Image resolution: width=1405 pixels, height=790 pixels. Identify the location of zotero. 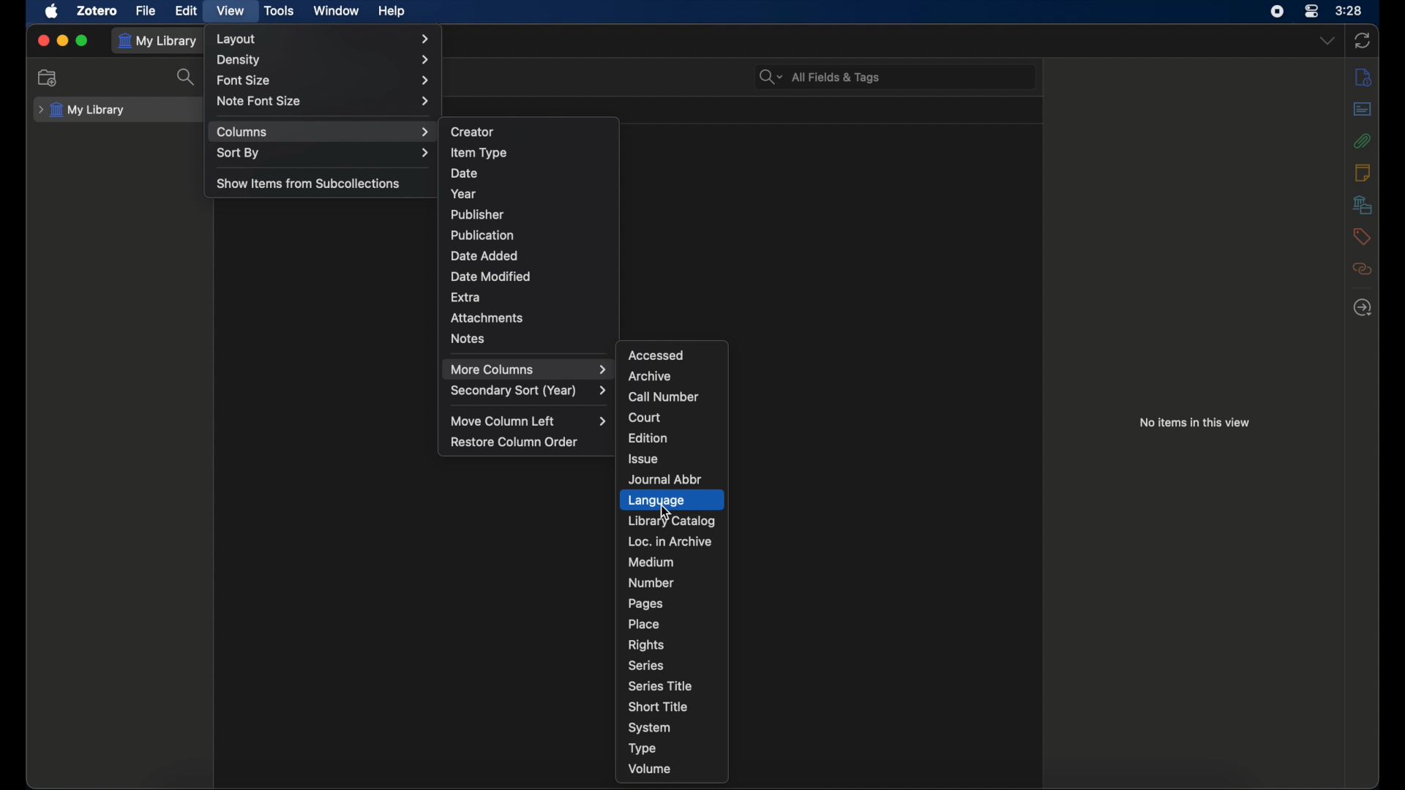
(97, 11).